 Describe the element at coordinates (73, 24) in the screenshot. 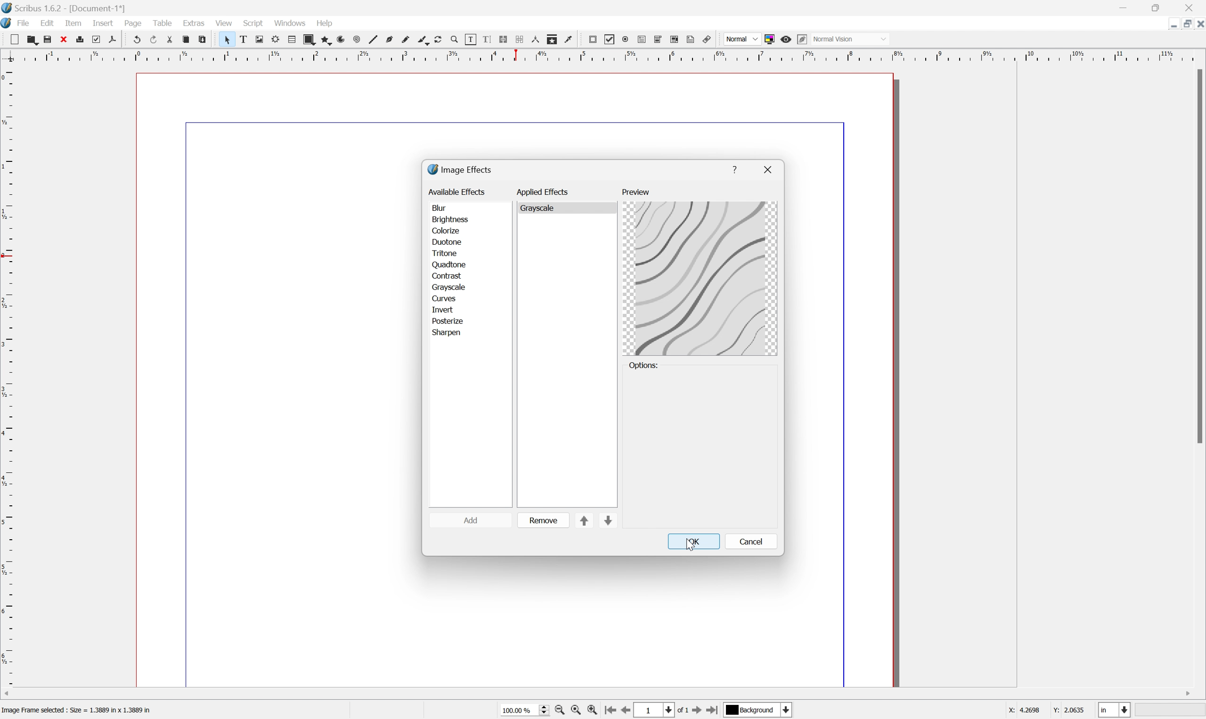

I see `Item` at that location.